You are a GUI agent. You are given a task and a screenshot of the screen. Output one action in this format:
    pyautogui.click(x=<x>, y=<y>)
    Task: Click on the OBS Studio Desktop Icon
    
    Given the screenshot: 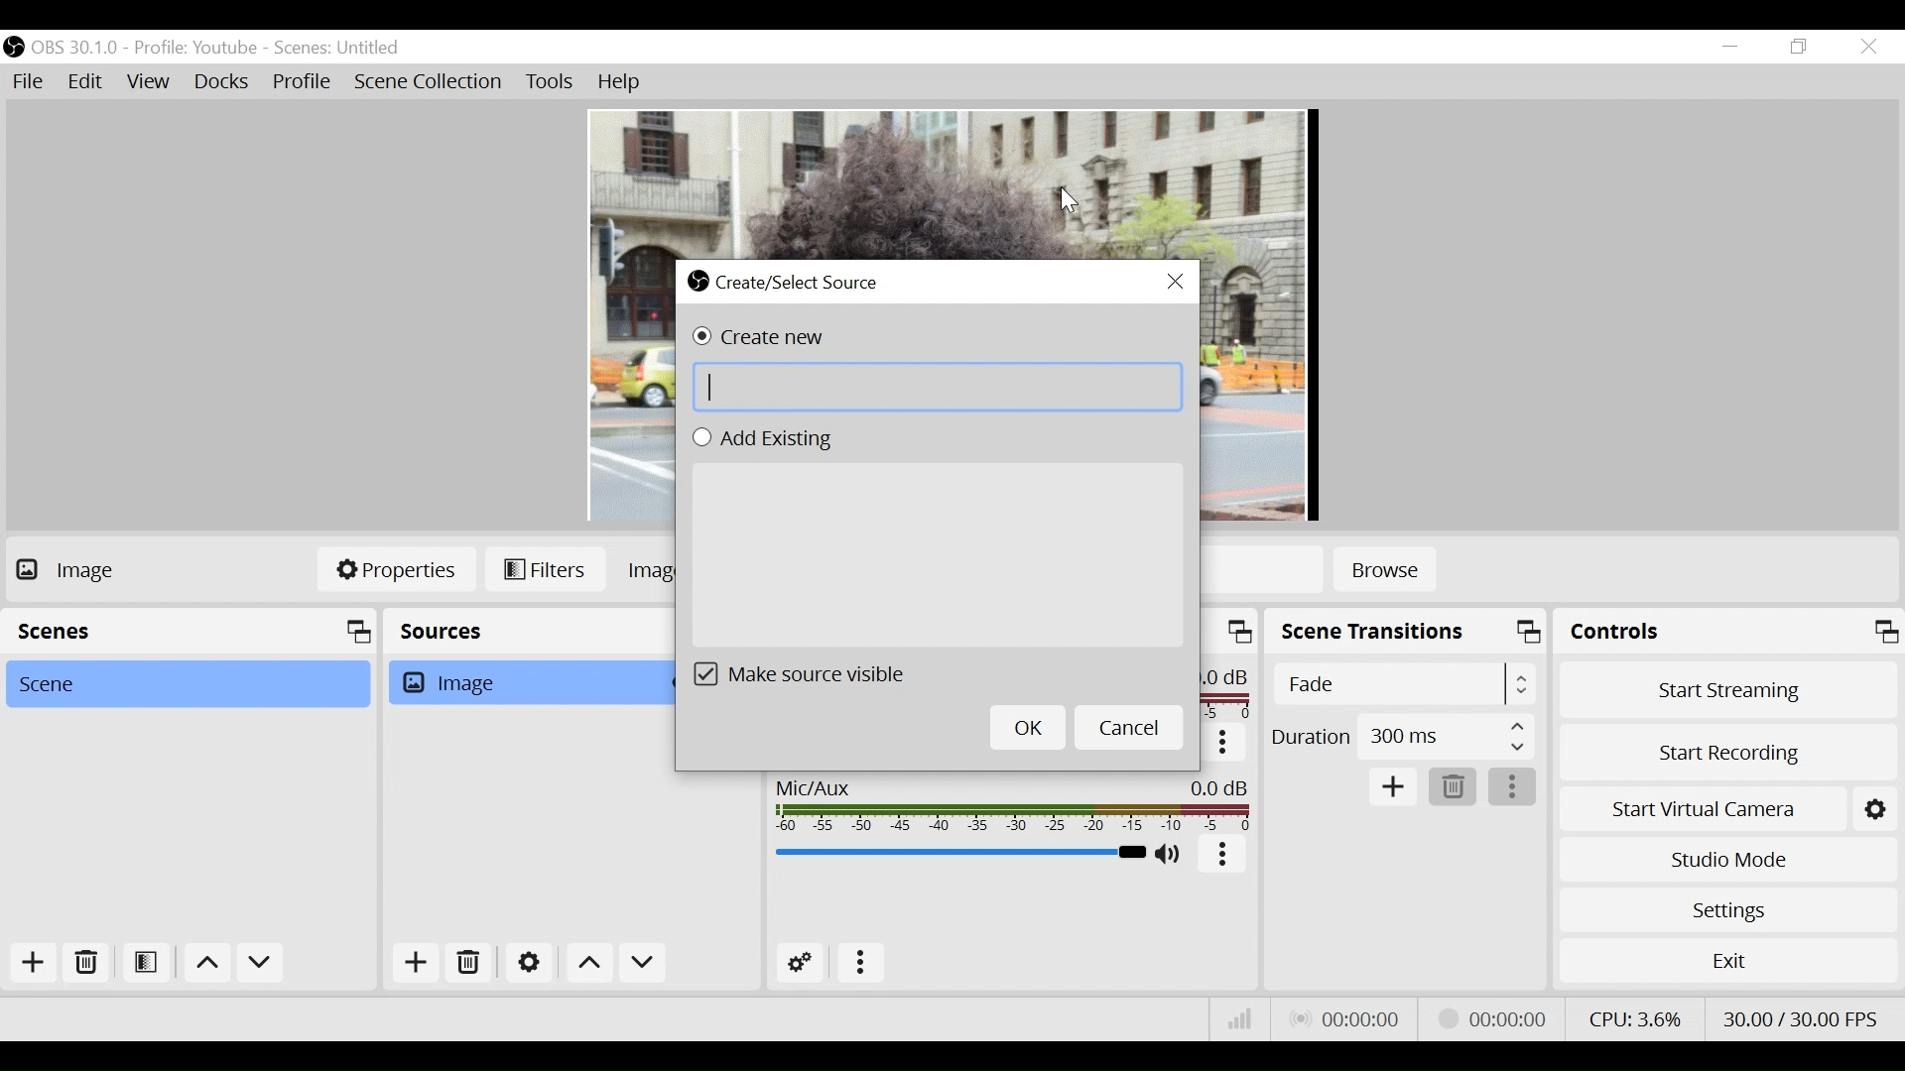 What is the action you would take?
    pyautogui.click(x=16, y=48)
    